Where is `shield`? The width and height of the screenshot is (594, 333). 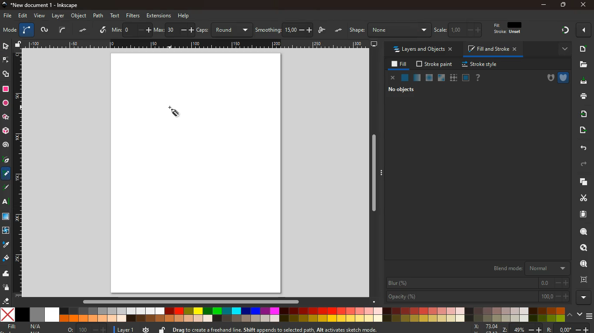 shield is located at coordinates (564, 78).